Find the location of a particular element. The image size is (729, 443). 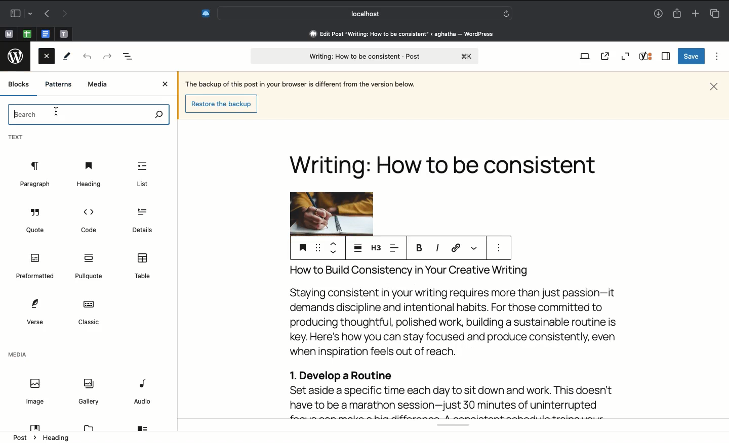

Preformatted is located at coordinates (35, 267).